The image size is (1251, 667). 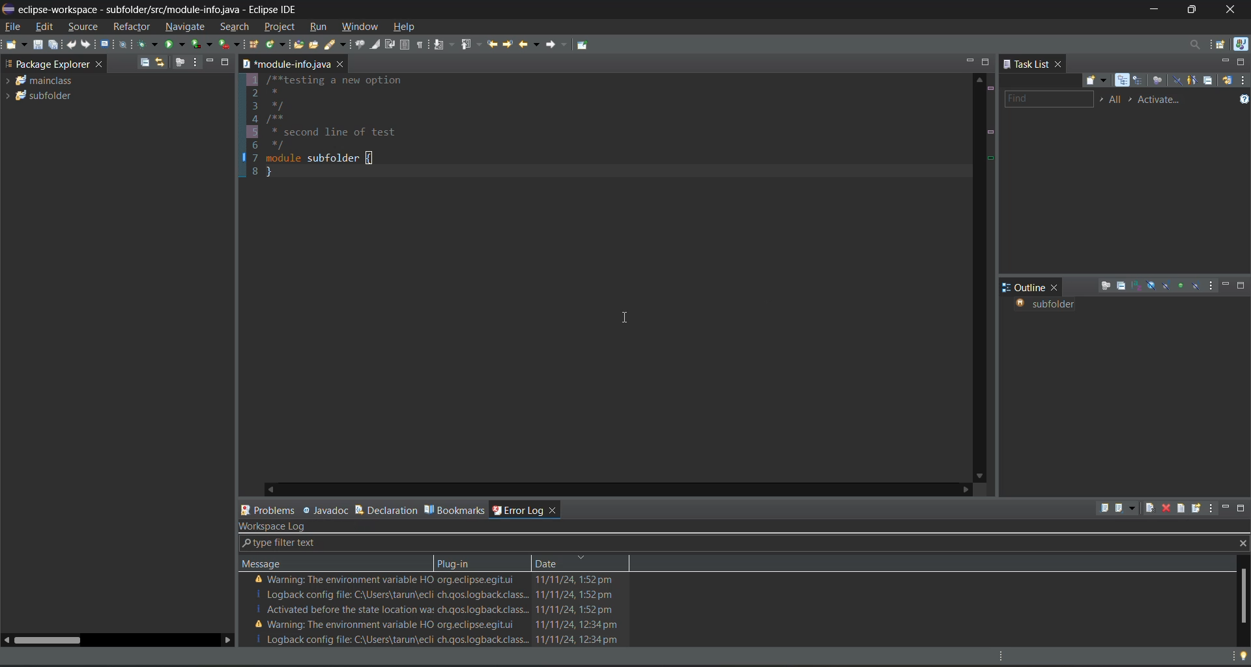 What do you see at coordinates (491, 44) in the screenshot?
I see `previous edit location` at bounding box center [491, 44].